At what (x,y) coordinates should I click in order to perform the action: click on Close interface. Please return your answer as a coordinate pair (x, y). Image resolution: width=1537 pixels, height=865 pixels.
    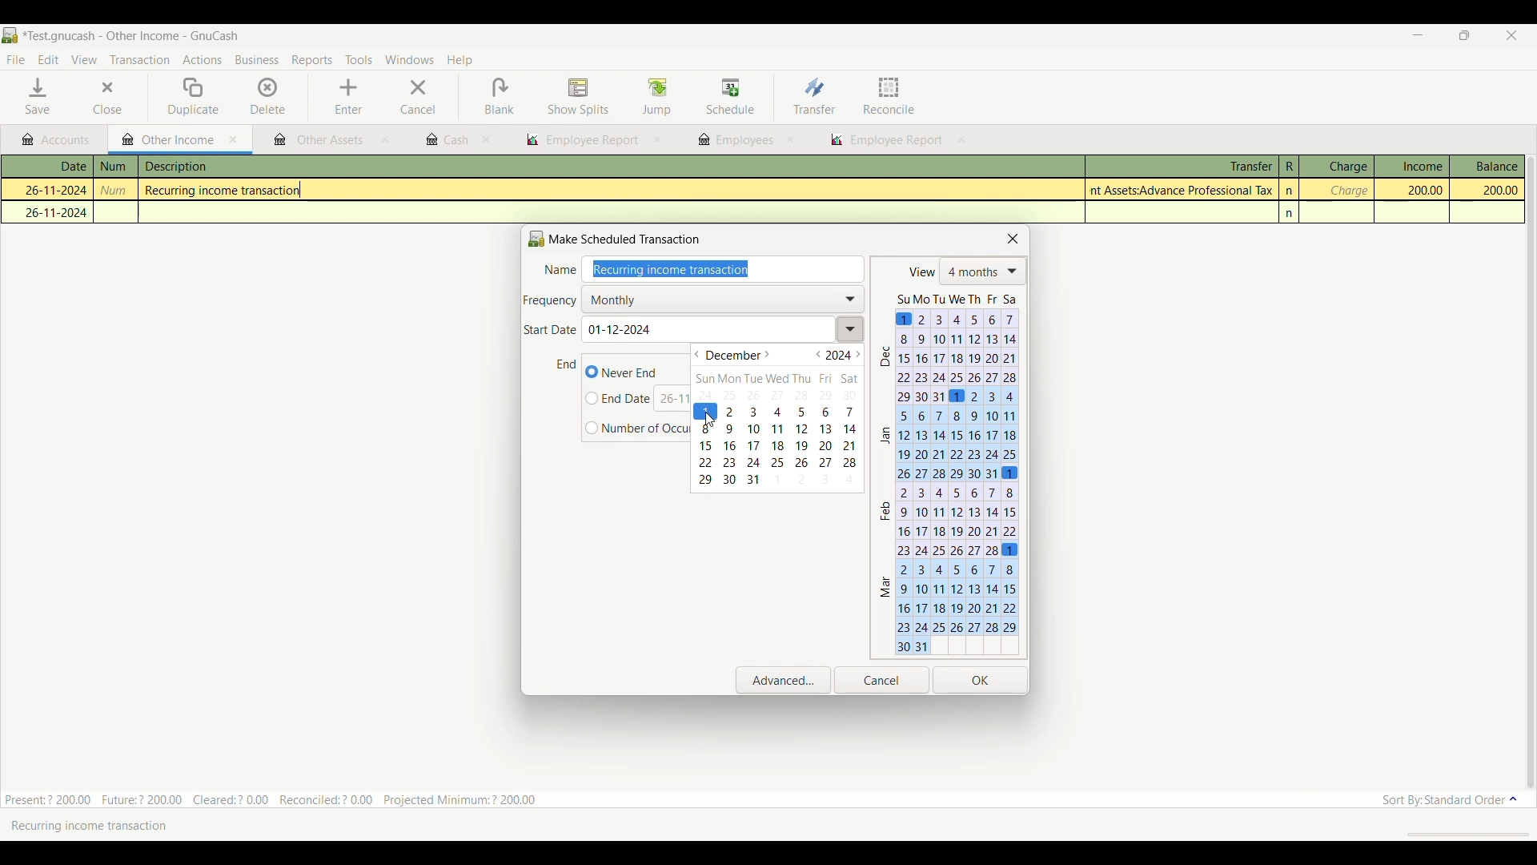
    Looking at the image, I should click on (1509, 37).